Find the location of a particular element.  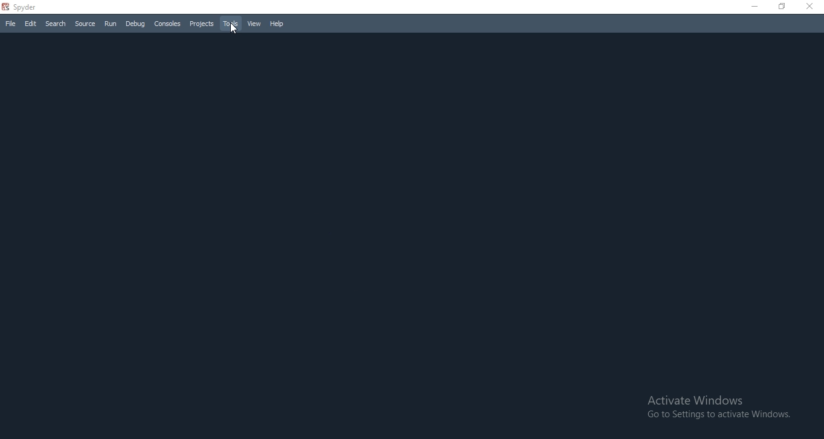

Search is located at coordinates (56, 22).